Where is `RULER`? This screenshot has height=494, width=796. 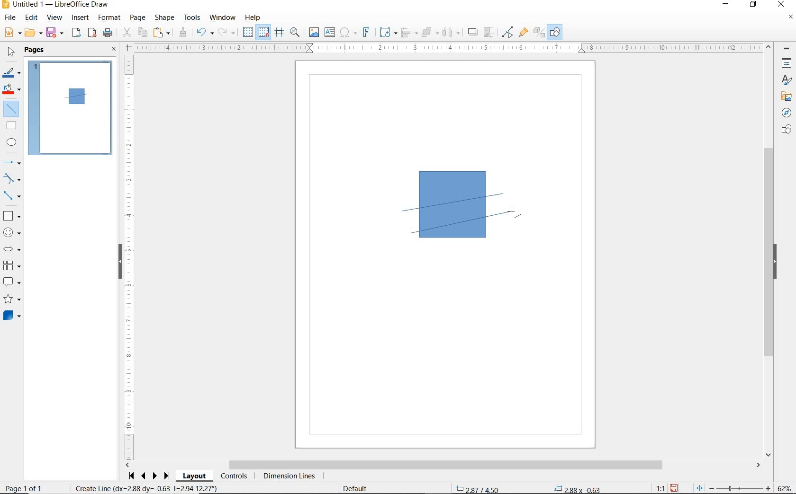
RULER is located at coordinates (448, 48).